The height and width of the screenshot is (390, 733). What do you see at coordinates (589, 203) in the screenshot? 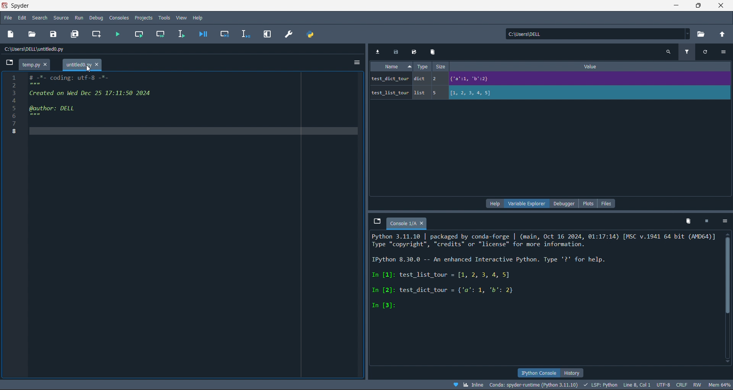
I see `plots pane` at bounding box center [589, 203].